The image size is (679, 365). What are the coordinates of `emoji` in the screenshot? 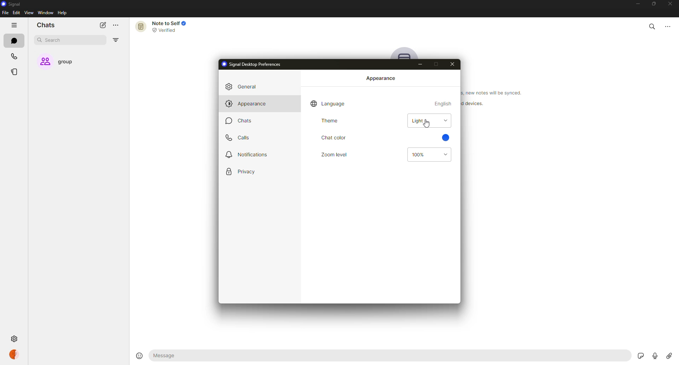 It's located at (137, 355).